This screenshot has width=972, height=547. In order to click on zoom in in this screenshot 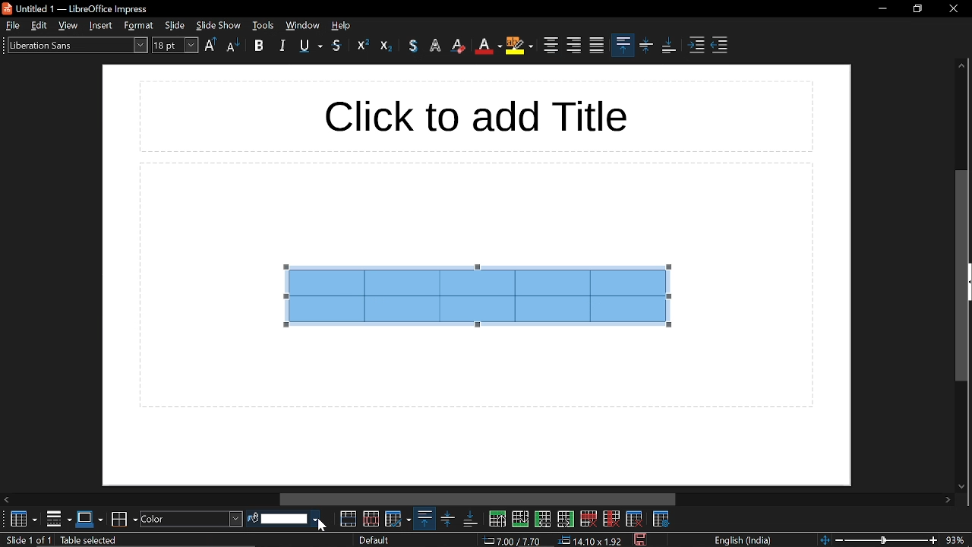, I will do `click(934, 540)`.